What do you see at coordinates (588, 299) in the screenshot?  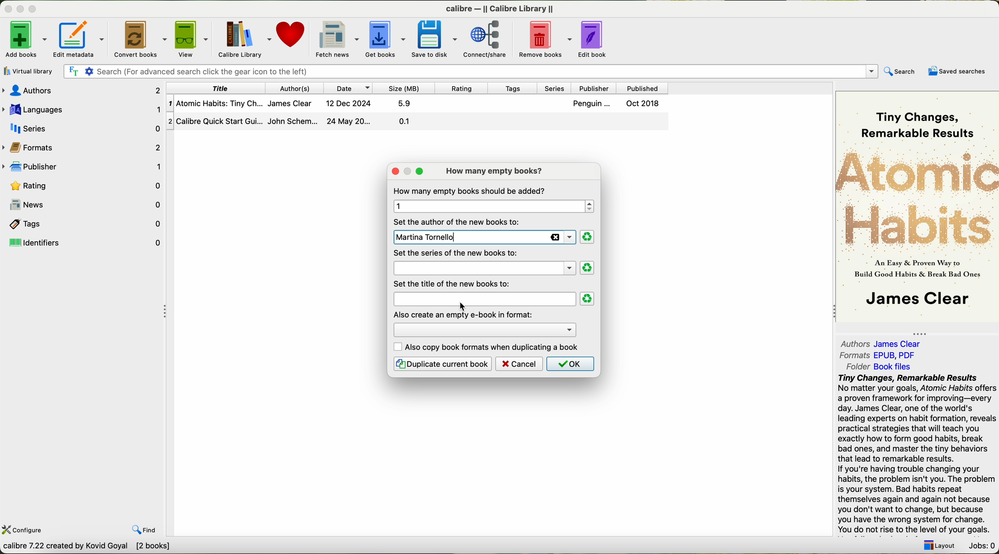 I see `clear` at bounding box center [588, 299].